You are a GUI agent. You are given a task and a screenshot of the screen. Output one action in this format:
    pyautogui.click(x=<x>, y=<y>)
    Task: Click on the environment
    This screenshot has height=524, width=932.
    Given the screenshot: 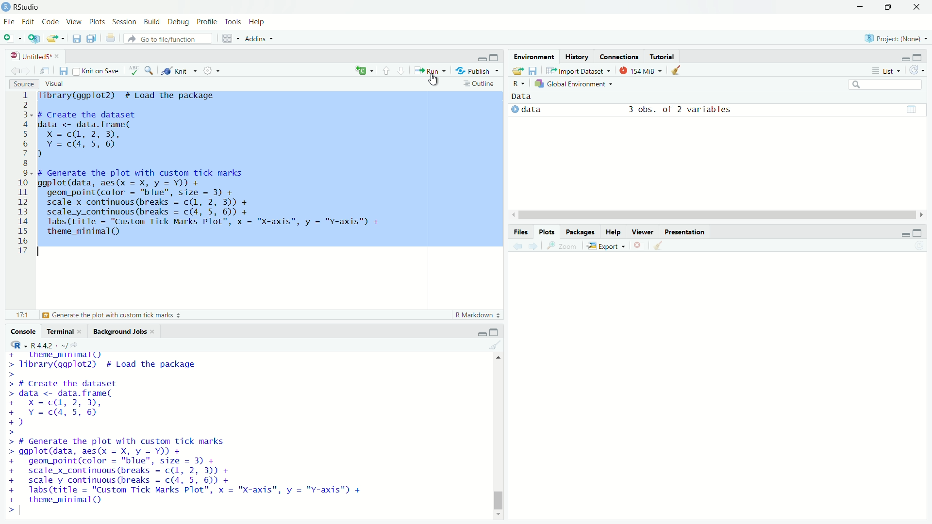 What is the action you would take?
    pyautogui.click(x=534, y=56)
    